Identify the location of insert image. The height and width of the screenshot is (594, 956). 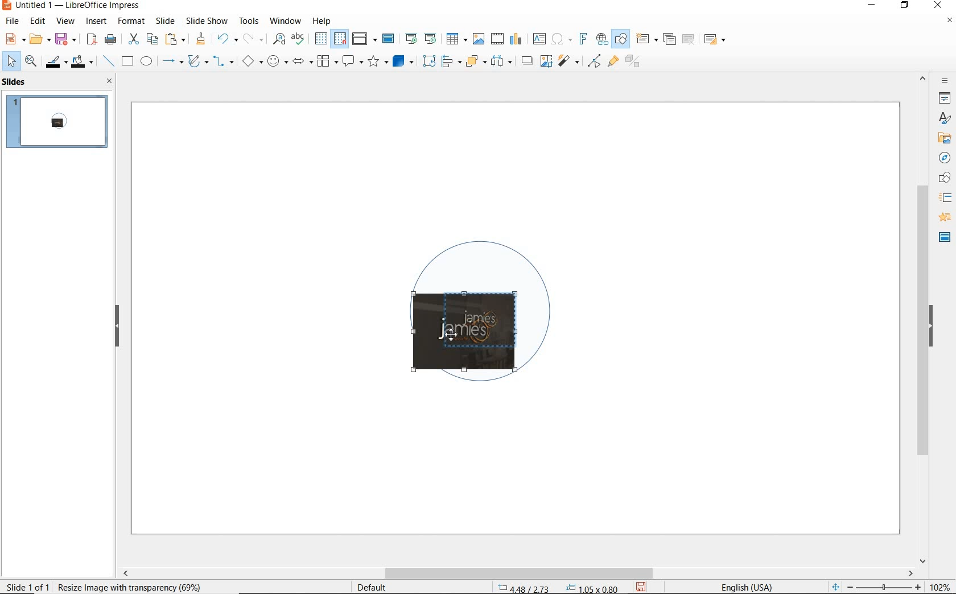
(478, 39).